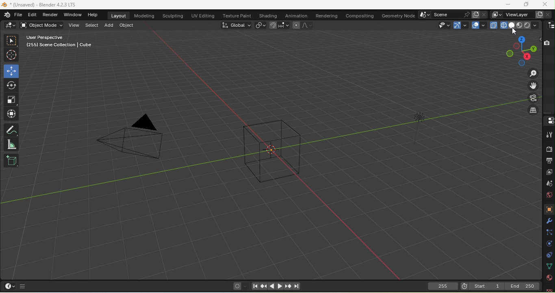 This screenshot has height=293, width=555. Describe the element at coordinates (547, 196) in the screenshot. I see `World` at that location.